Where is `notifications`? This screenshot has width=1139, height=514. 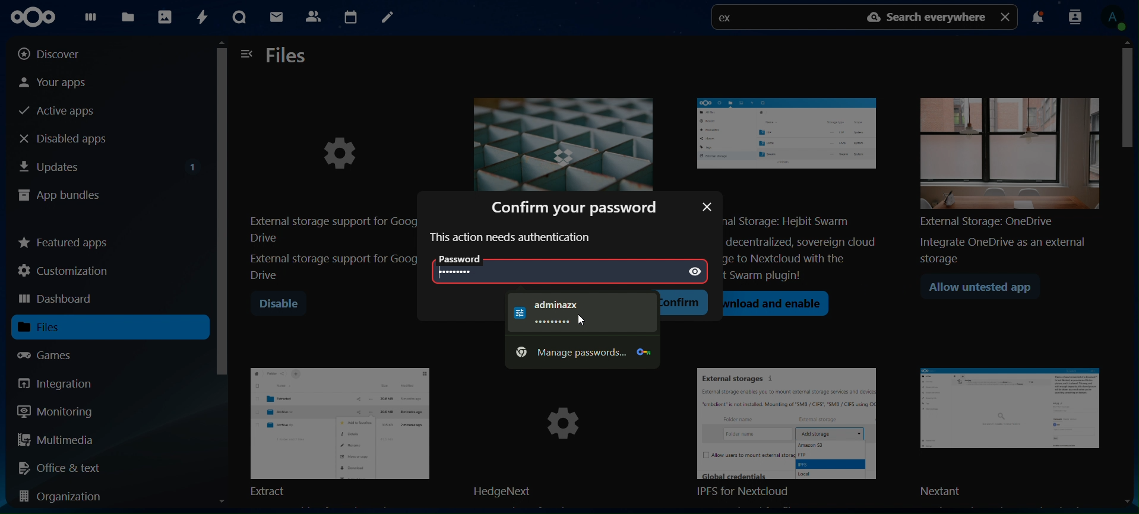
notifications is located at coordinates (1037, 19).